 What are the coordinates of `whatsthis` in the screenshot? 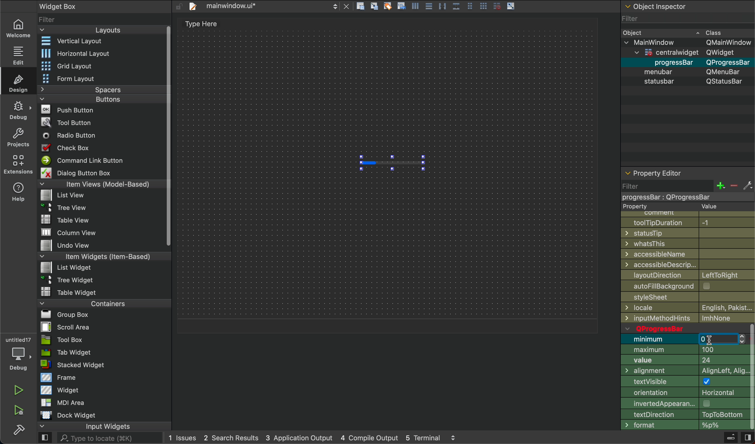 It's located at (688, 244).